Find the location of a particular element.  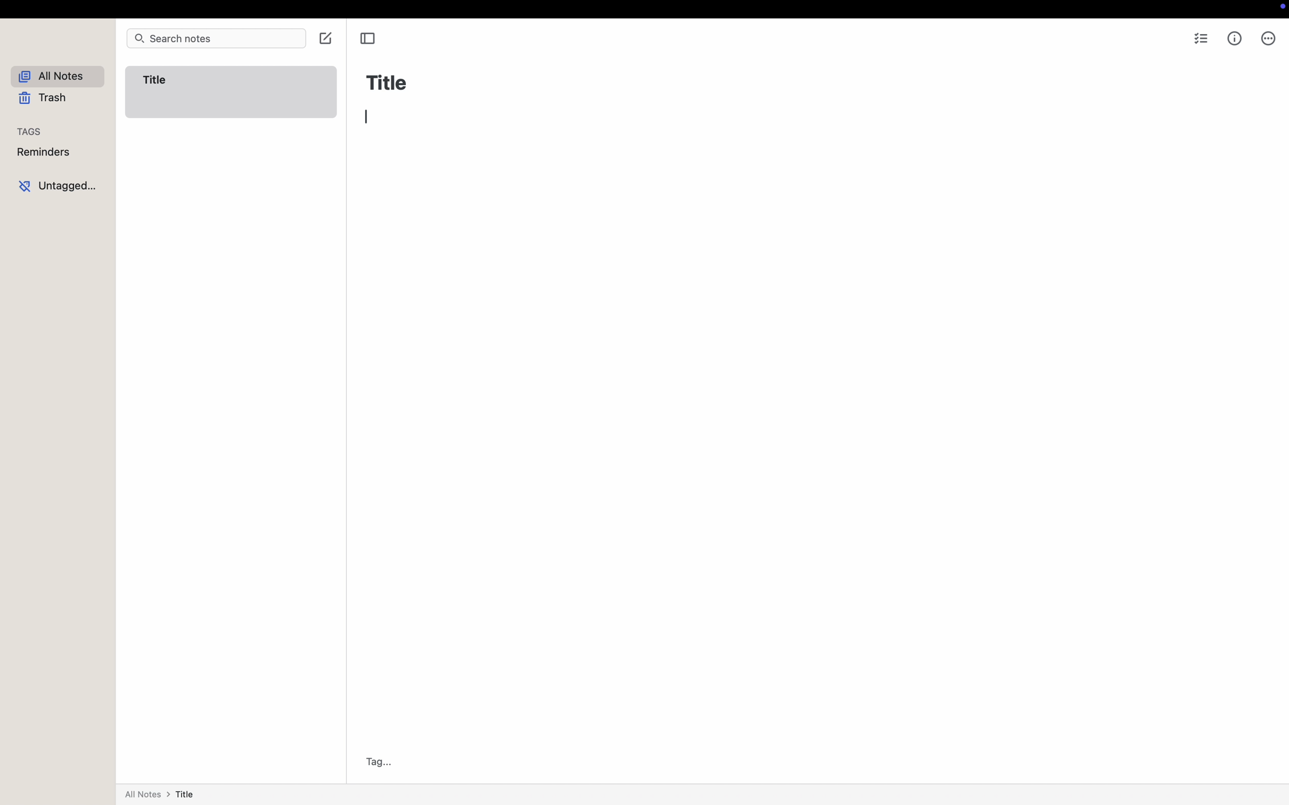

checklist is located at coordinates (1198, 40).